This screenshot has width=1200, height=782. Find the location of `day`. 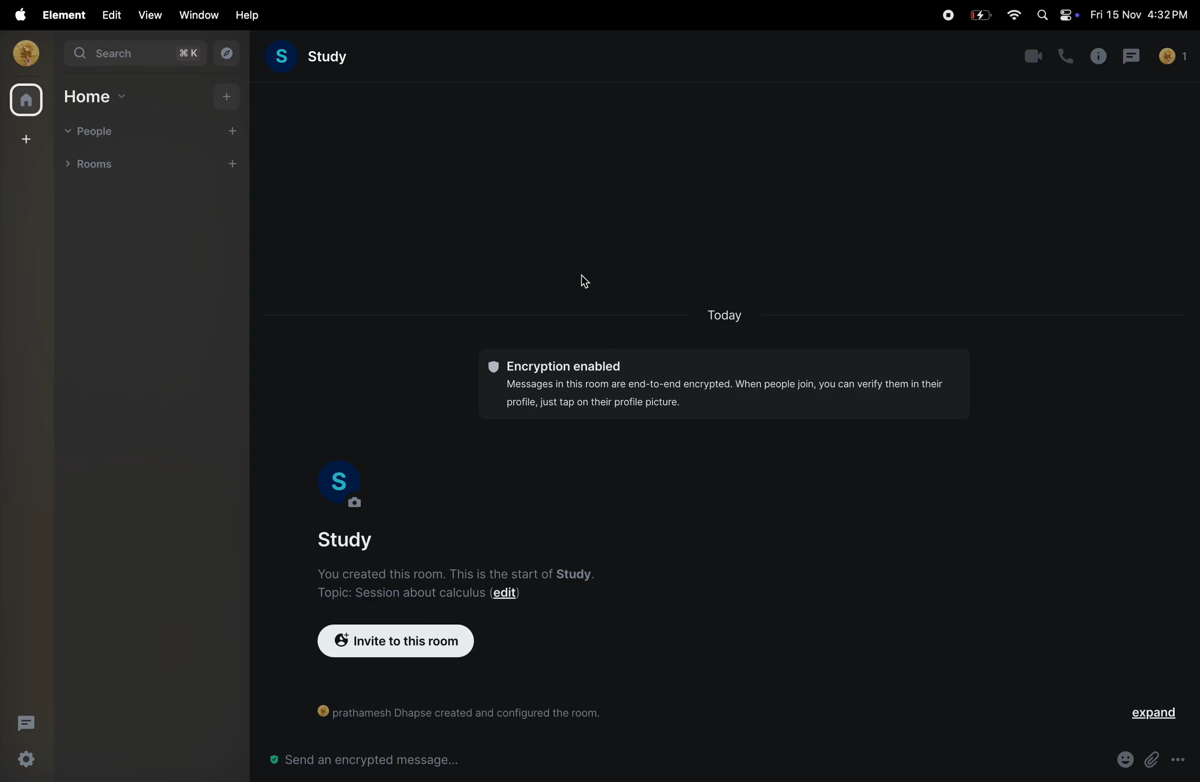

day is located at coordinates (727, 313).